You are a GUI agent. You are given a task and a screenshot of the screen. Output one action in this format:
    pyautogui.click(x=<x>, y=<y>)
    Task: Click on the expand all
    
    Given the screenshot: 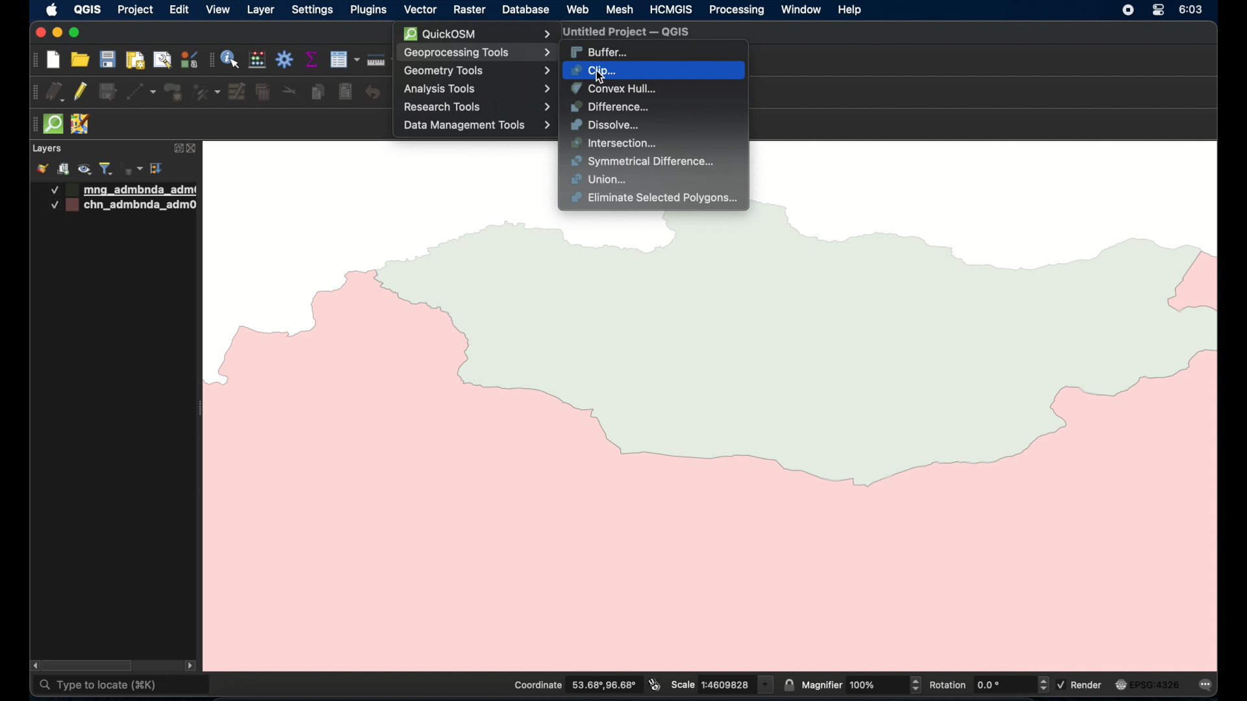 What is the action you would take?
    pyautogui.click(x=157, y=169)
    